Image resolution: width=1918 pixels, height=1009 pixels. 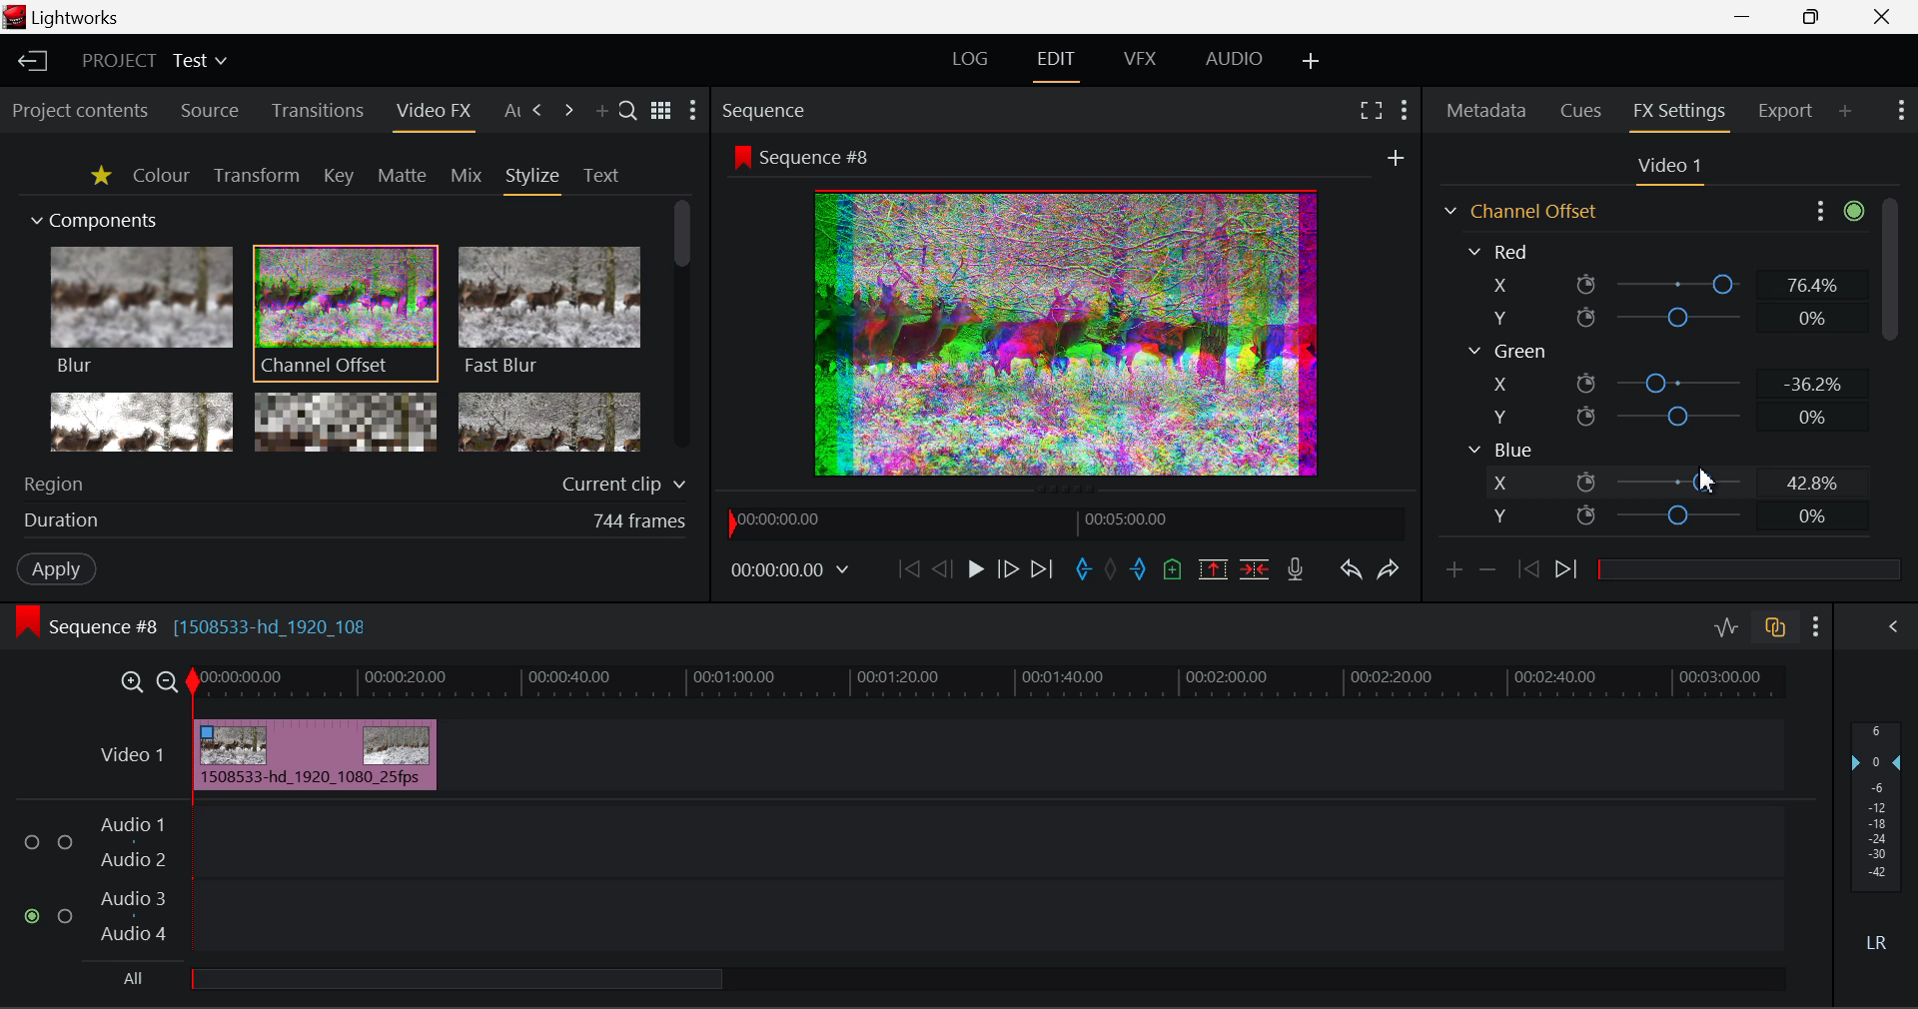 What do you see at coordinates (1656, 318) in the screenshot?
I see `Red Y` at bounding box center [1656, 318].